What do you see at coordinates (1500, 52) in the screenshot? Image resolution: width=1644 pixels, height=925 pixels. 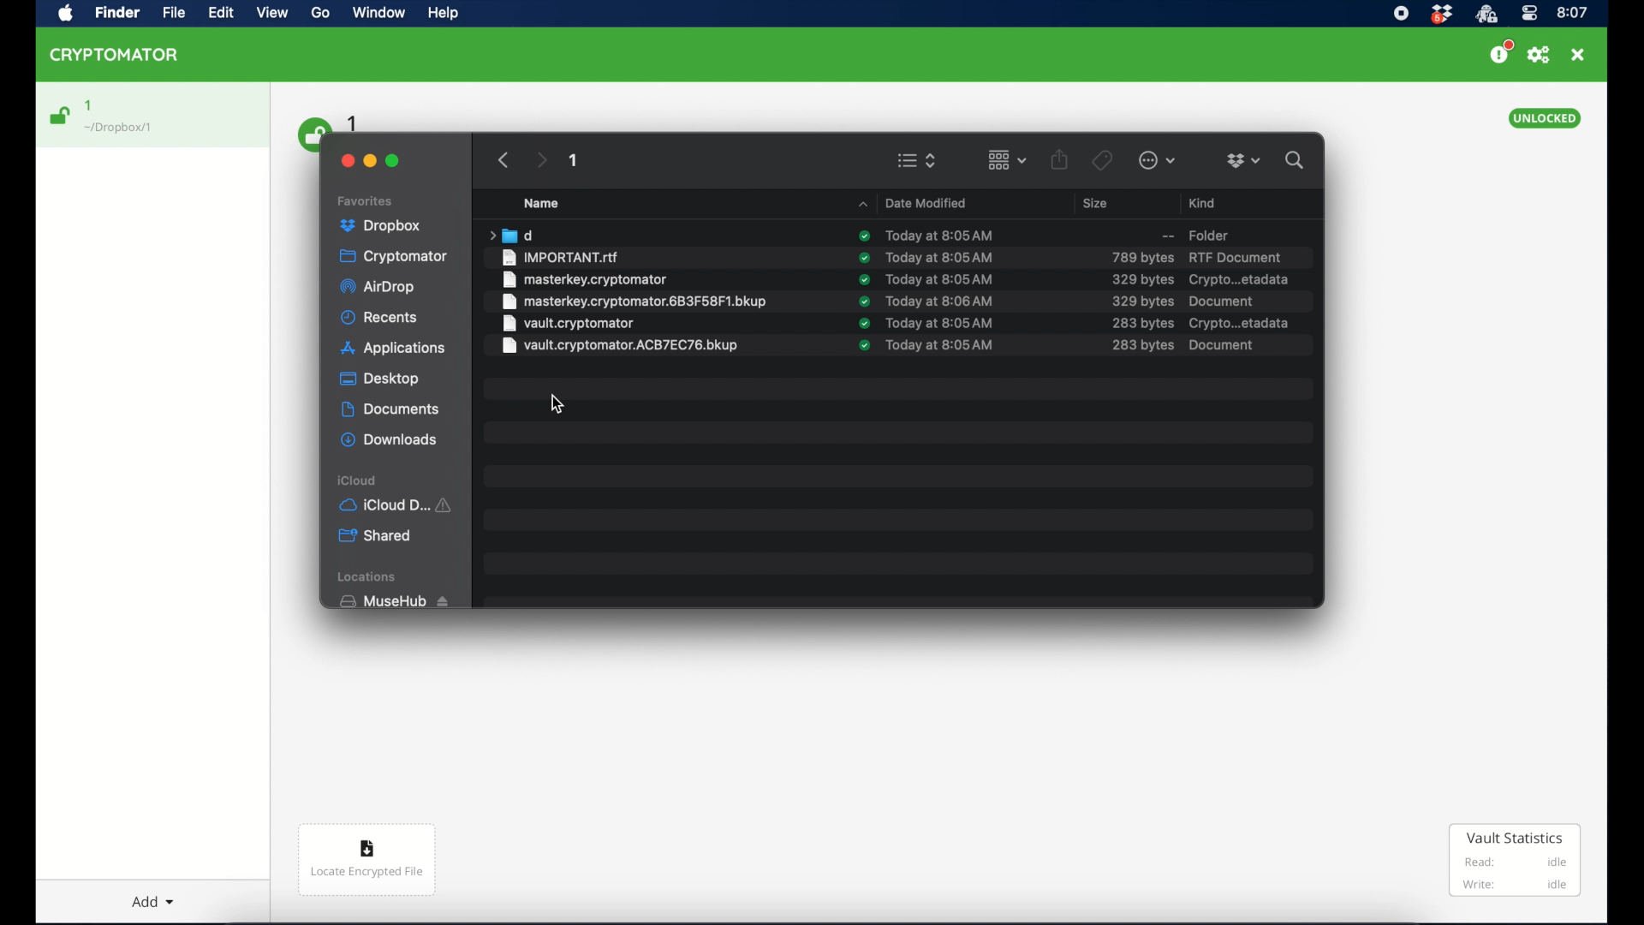 I see `support us` at bounding box center [1500, 52].